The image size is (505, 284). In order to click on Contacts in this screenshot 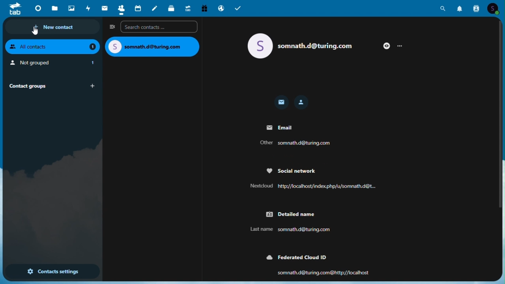, I will do `click(120, 9)`.